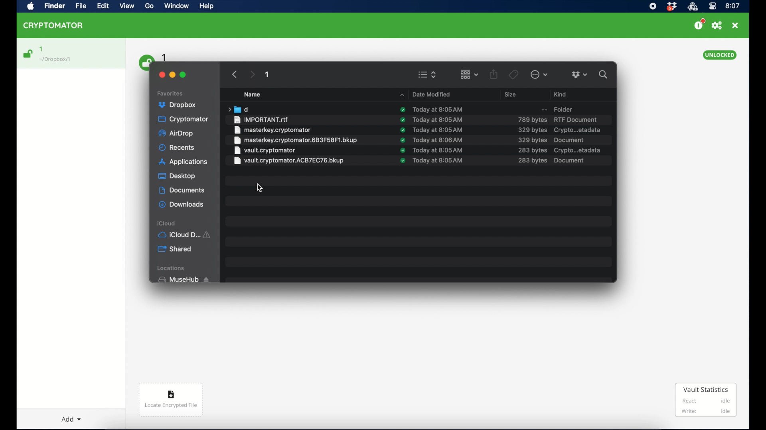 This screenshot has width=766, height=430. What do you see at coordinates (152, 8) in the screenshot?
I see `Go` at bounding box center [152, 8].